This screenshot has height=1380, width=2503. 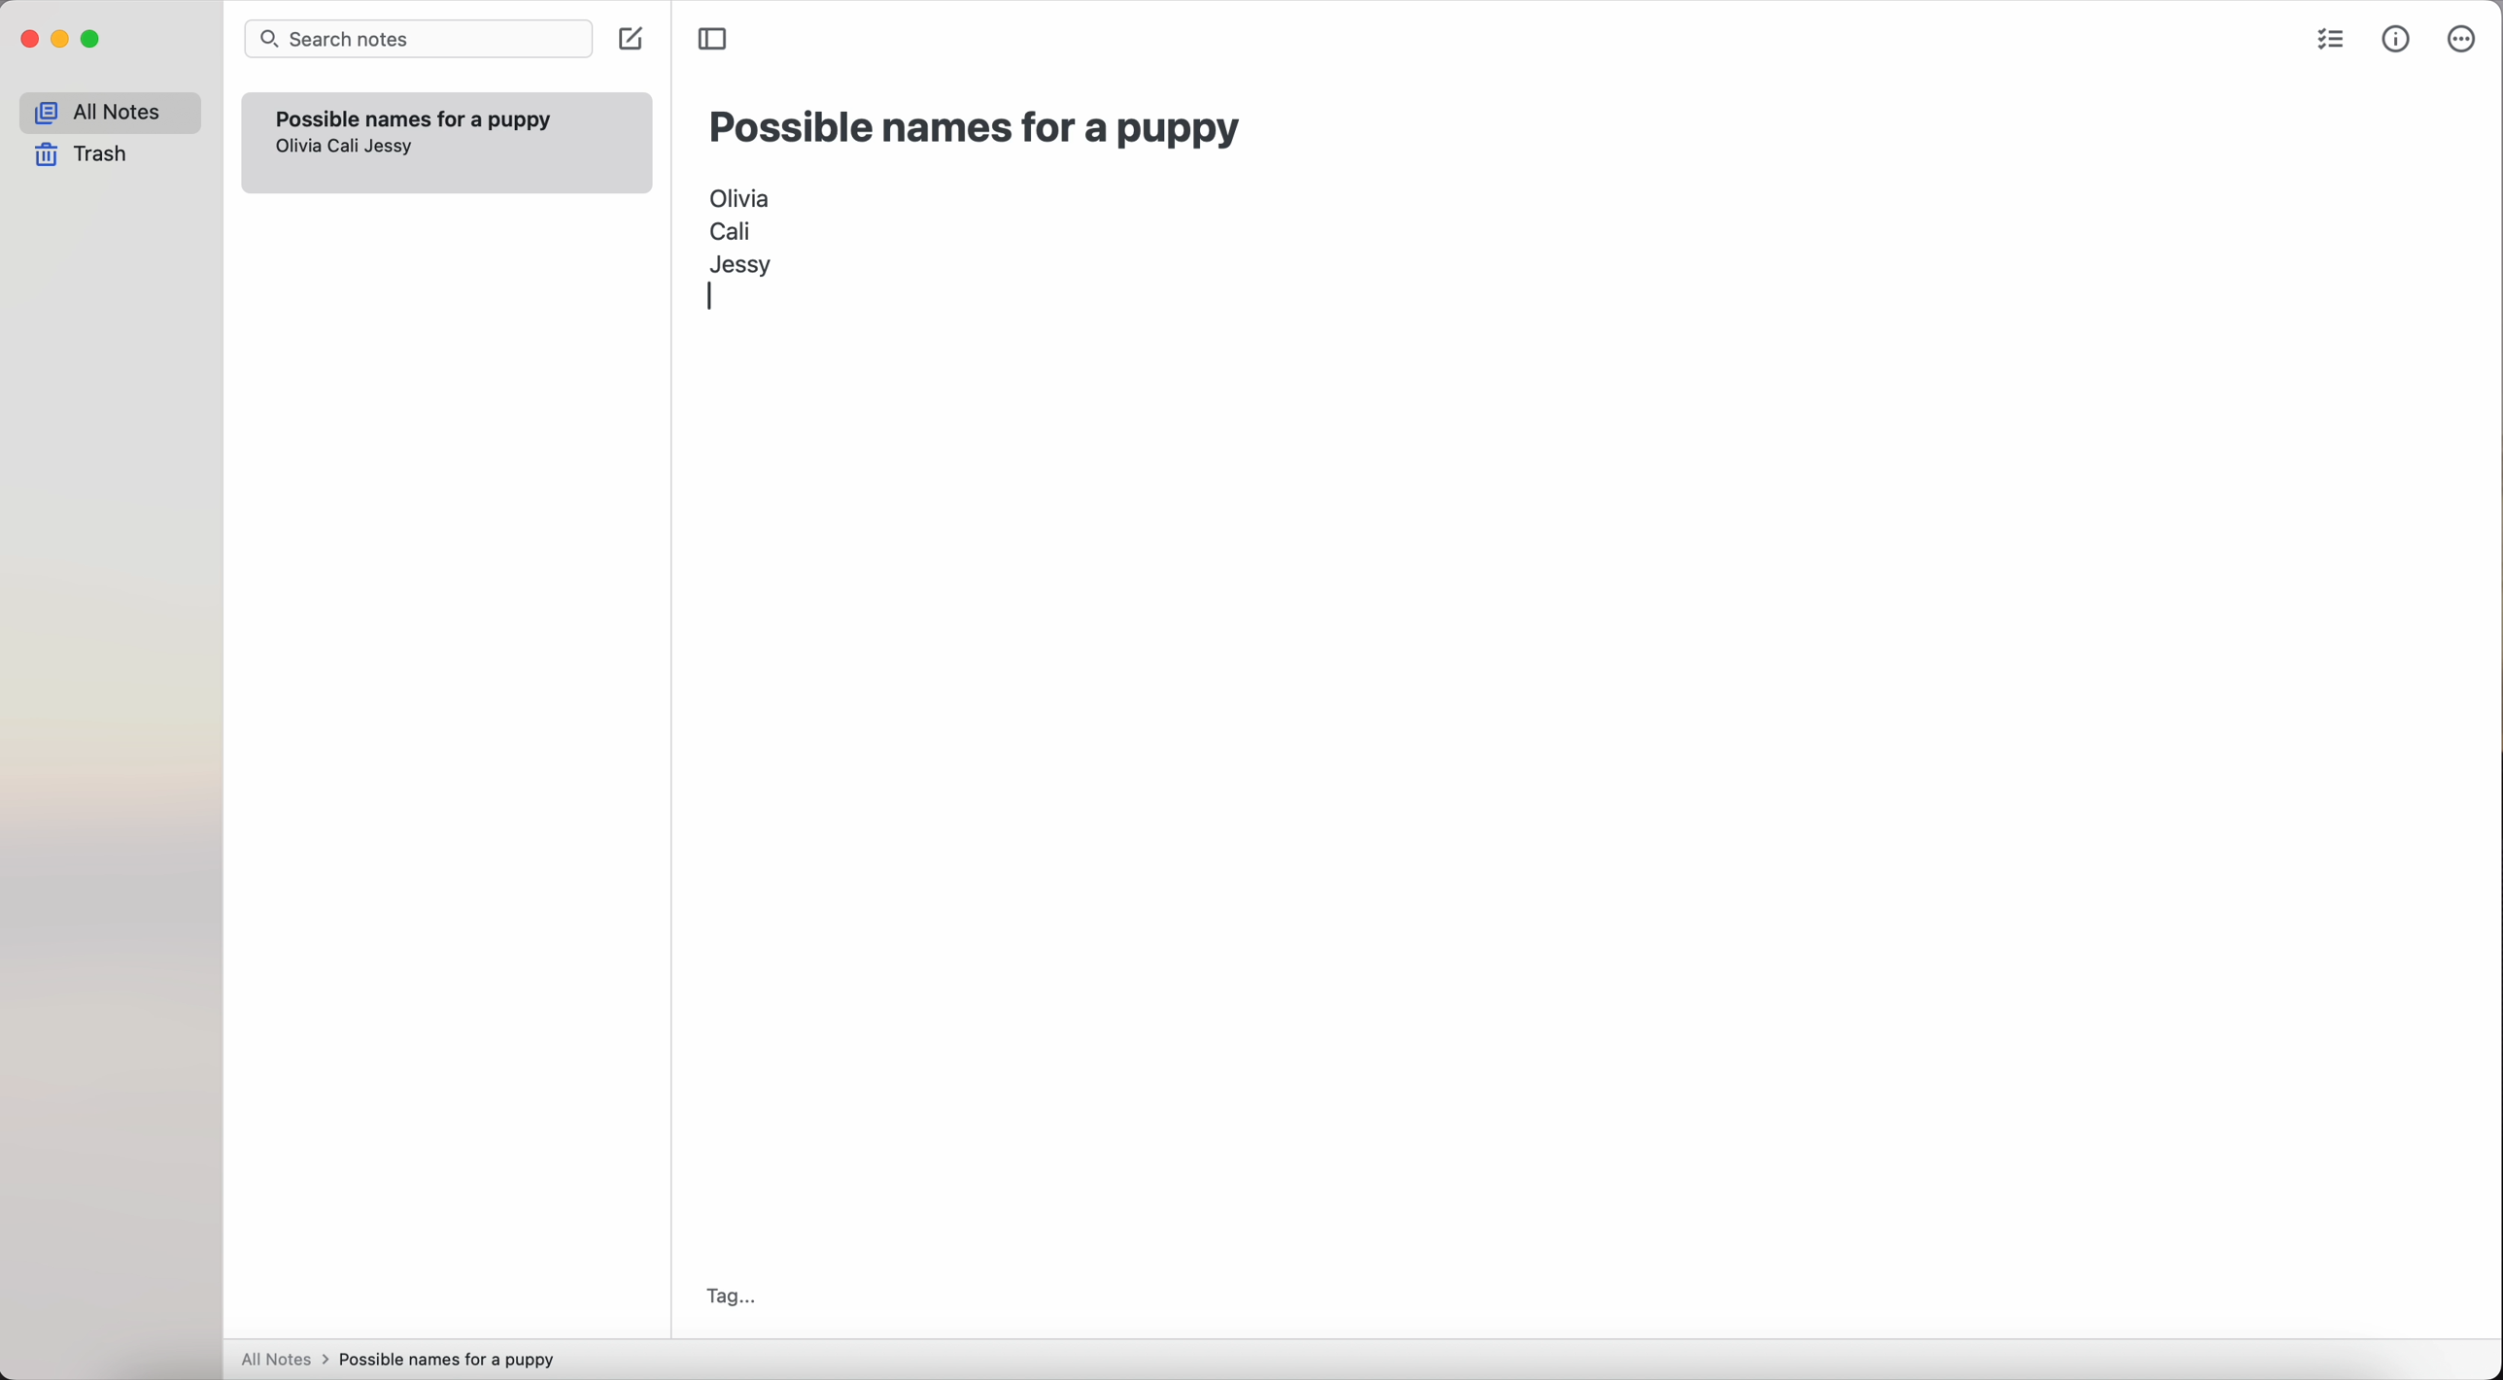 What do you see at coordinates (351, 148) in the screenshot?
I see `Cali` at bounding box center [351, 148].